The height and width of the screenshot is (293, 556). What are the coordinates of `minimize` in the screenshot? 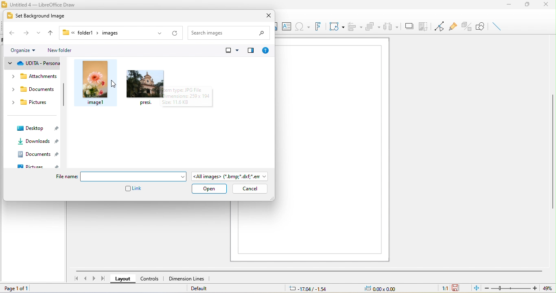 It's located at (511, 5).